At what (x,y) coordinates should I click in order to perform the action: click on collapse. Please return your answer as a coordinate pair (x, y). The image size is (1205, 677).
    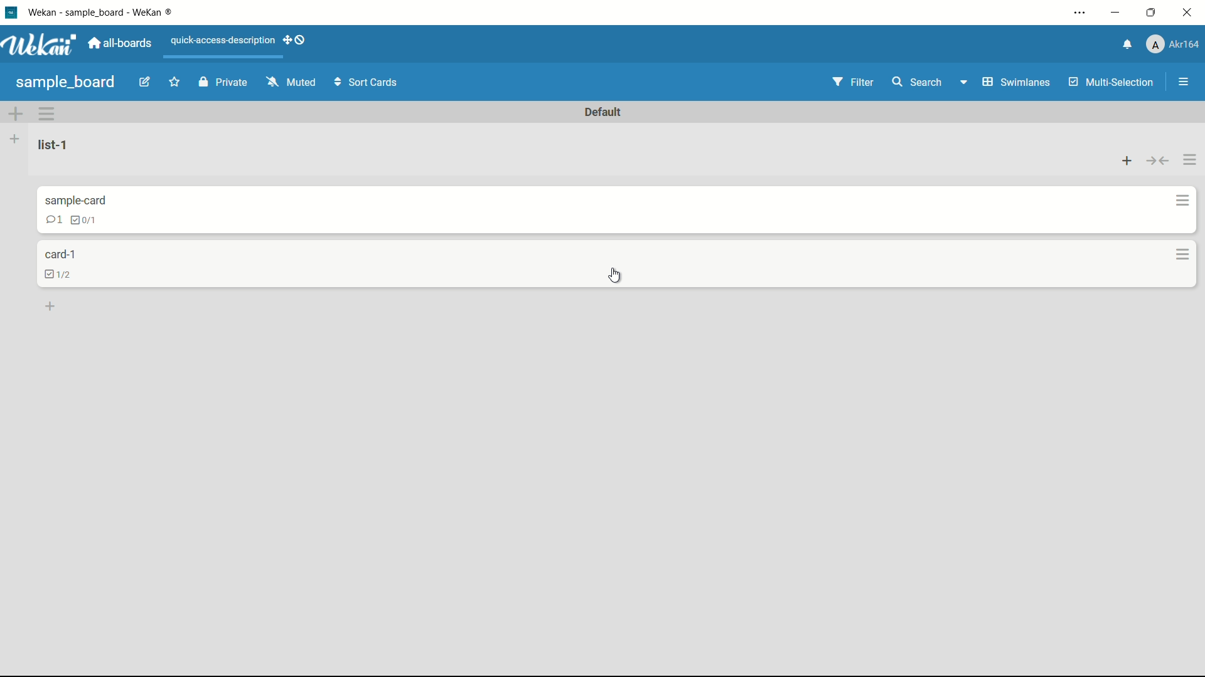
    Looking at the image, I should click on (1157, 157).